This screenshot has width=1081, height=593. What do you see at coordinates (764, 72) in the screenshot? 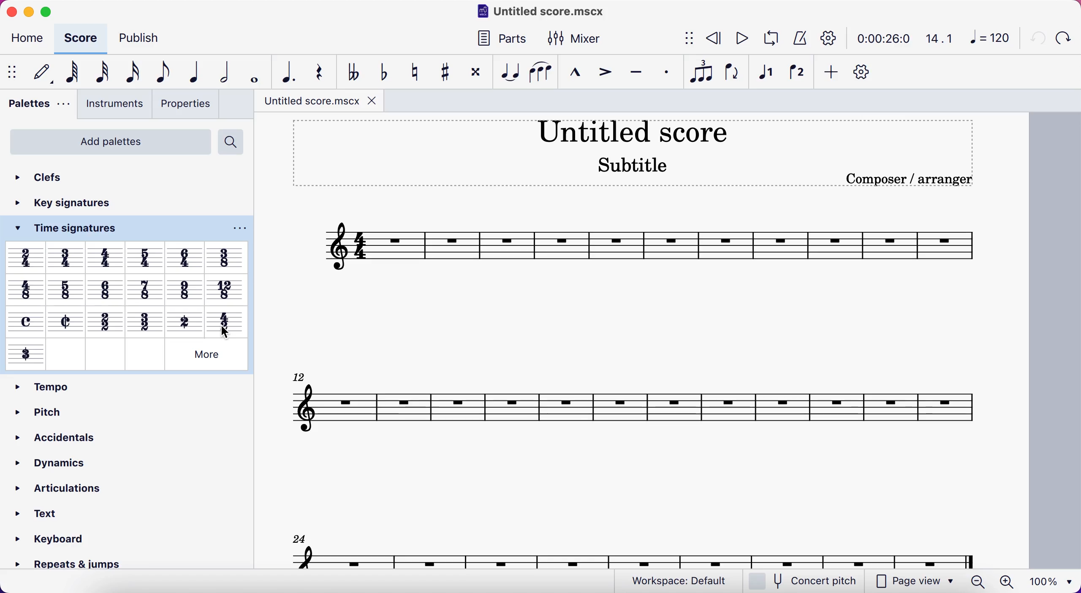
I see `voice 1` at bounding box center [764, 72].